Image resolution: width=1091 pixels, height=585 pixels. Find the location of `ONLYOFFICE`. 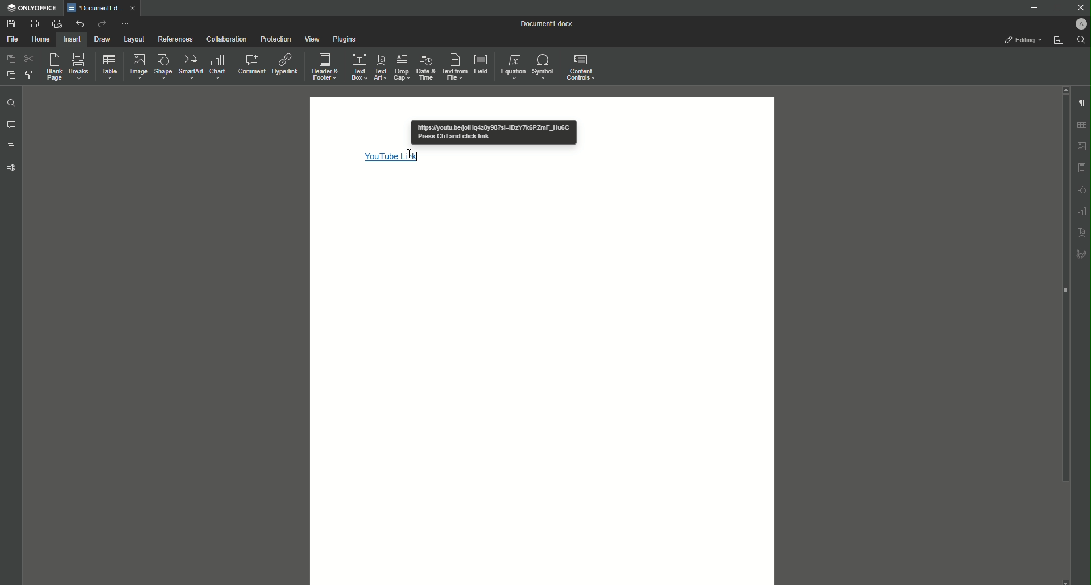

ONLYOFFICE is located at coordinates (32, 9).